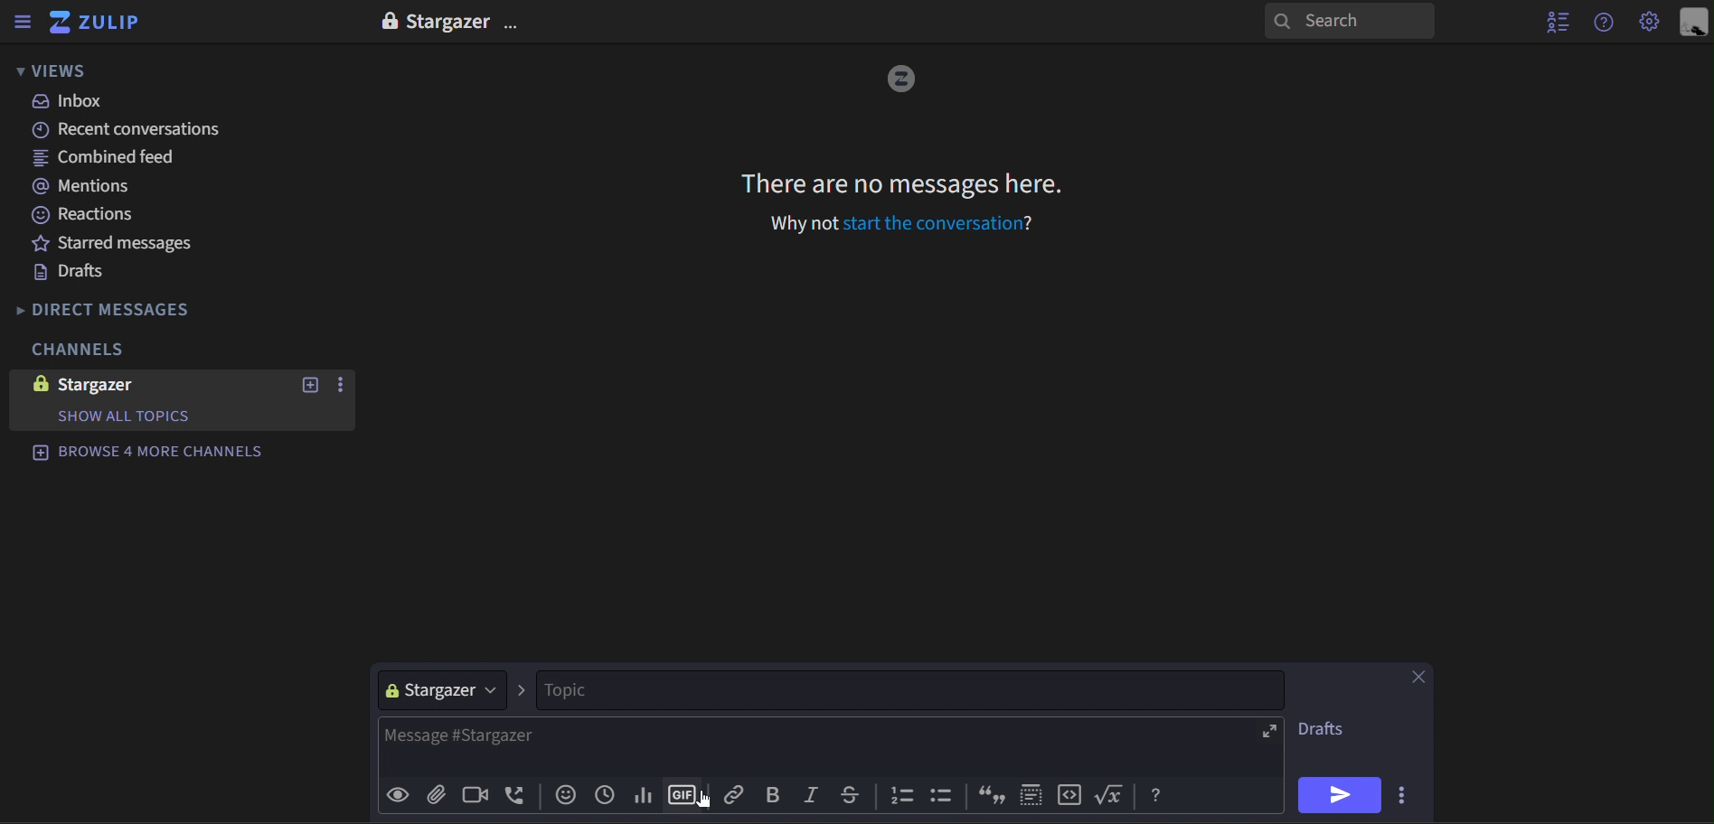  Describe the element at coordinates (120, 385) in the screenshot. I see `stargazer` at that location.